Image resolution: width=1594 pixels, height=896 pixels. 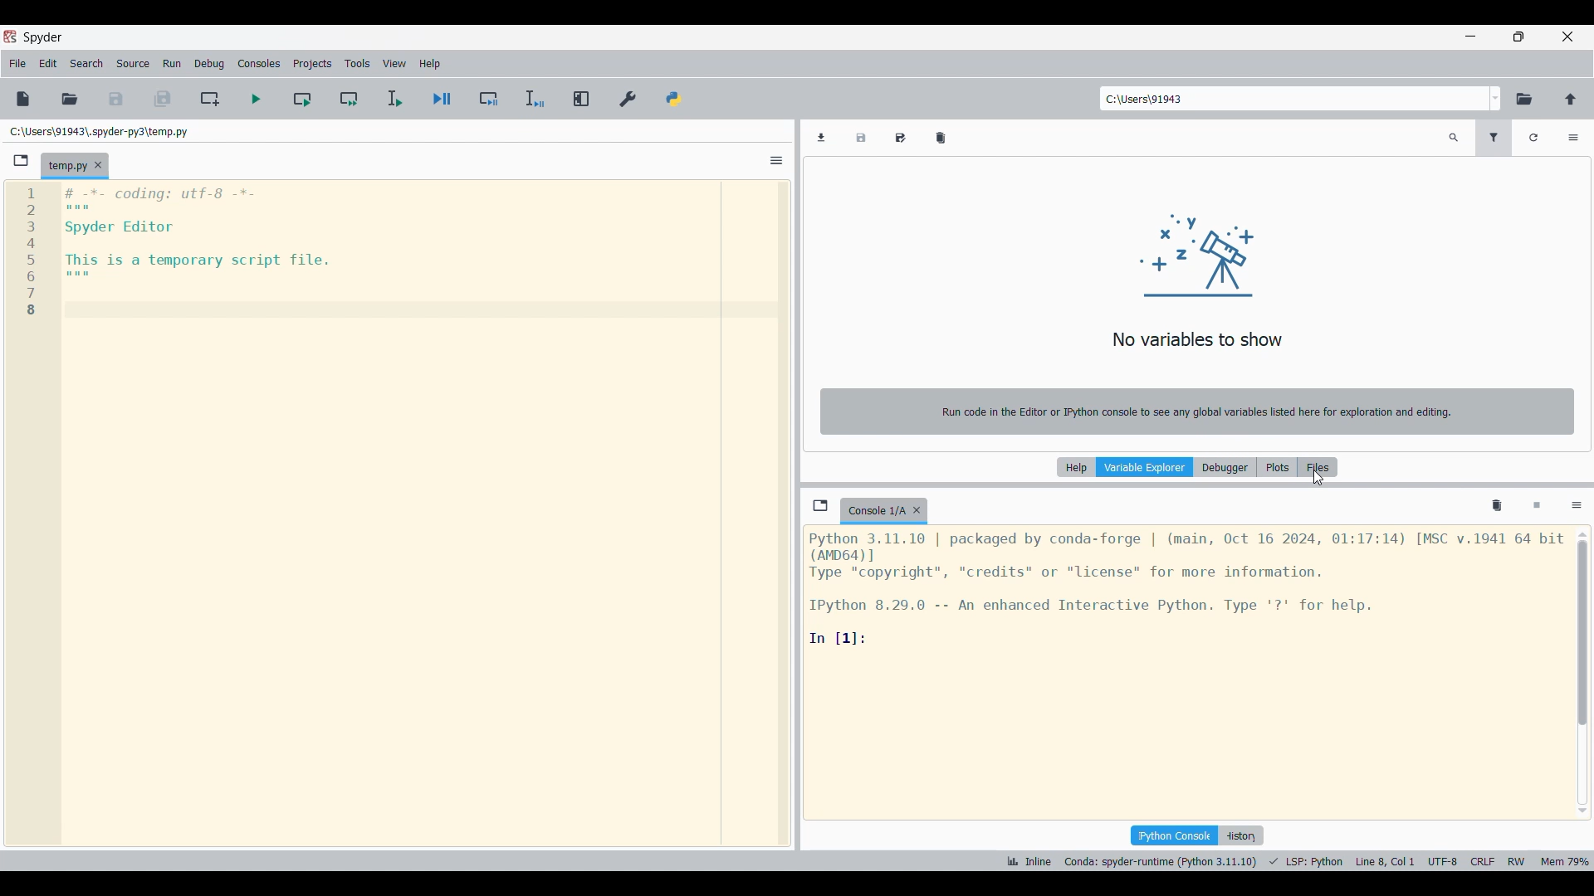 What do you see at coordinates (23, 99) in the screenshot?
I see `New file` at bounding box center [23, 99].